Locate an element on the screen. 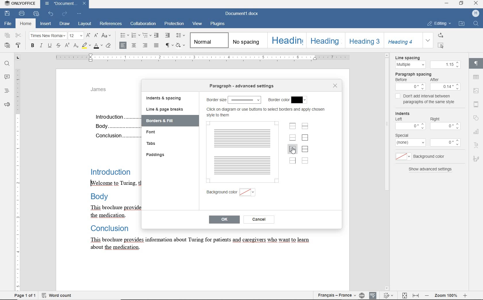 This screenshot has height=300, width=483. signature is located at coordinates (477, 160).